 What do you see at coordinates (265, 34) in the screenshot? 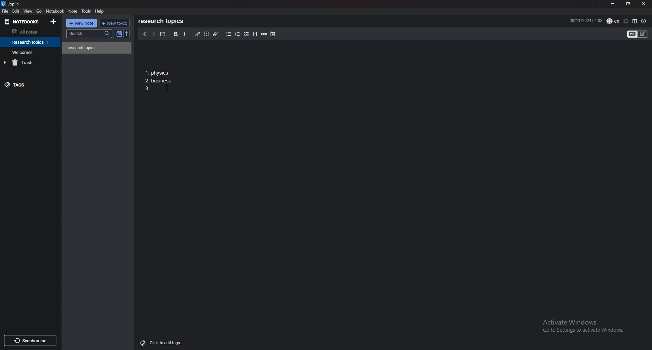
I see `horizontal rule` at bounding box center [265, 34].